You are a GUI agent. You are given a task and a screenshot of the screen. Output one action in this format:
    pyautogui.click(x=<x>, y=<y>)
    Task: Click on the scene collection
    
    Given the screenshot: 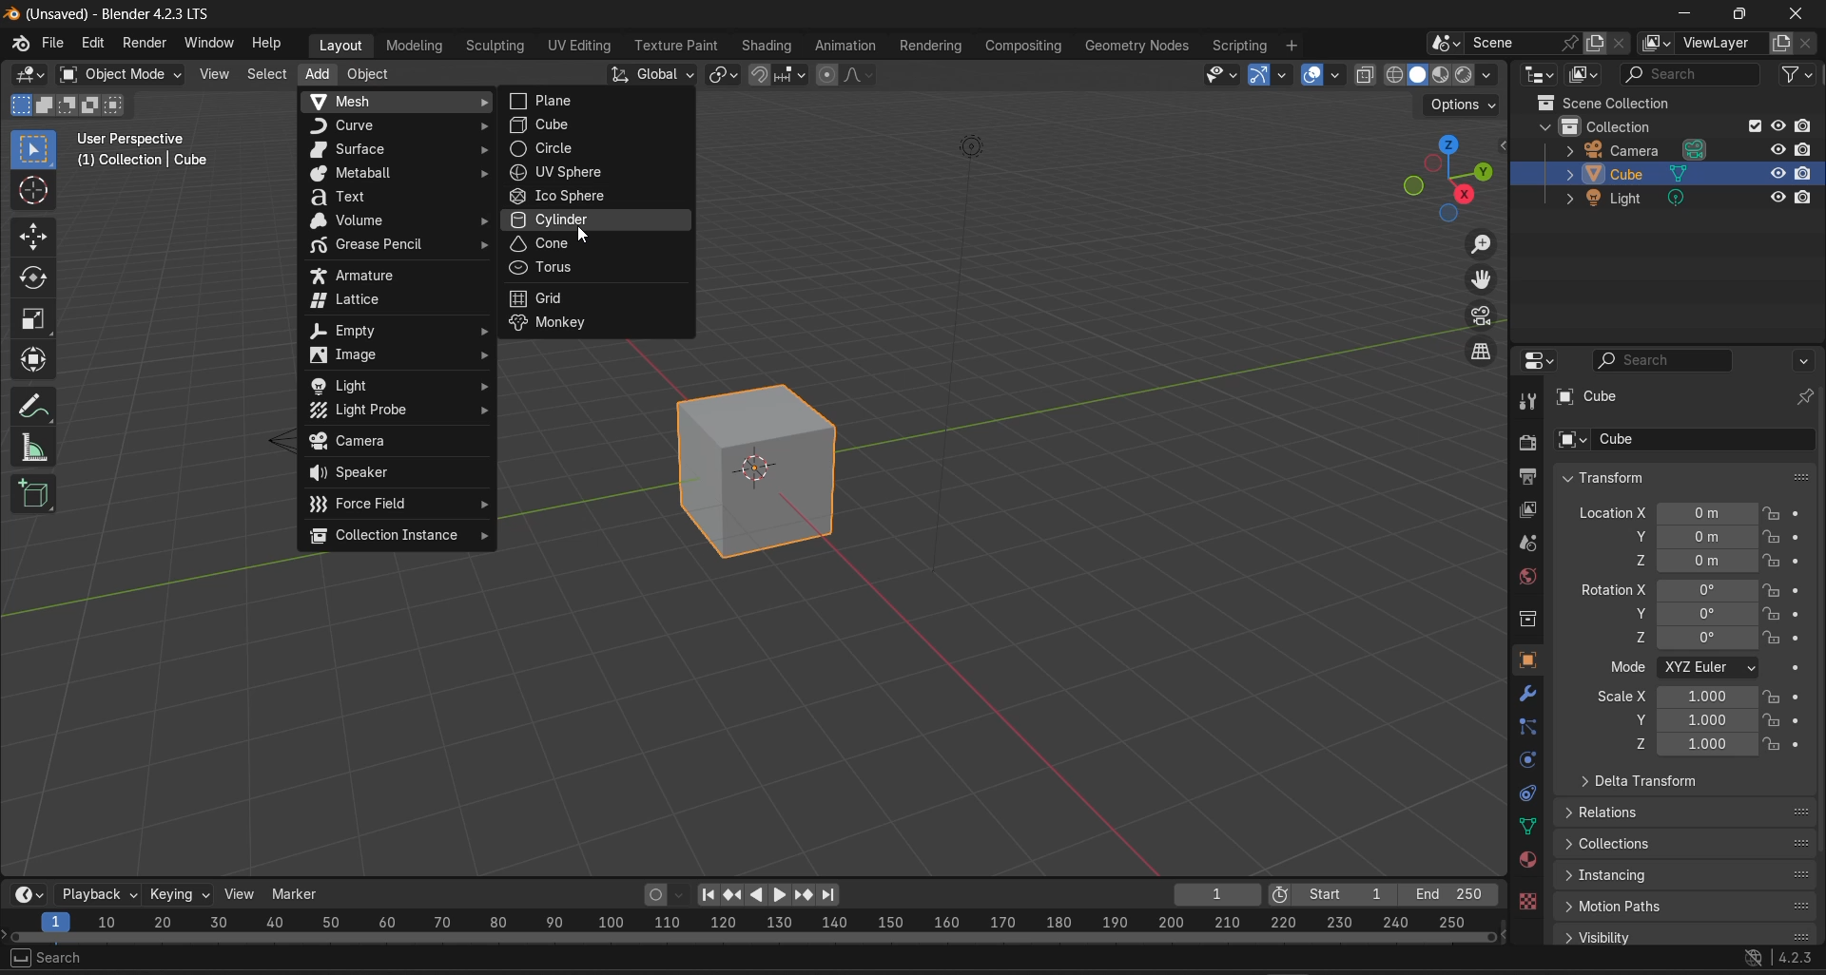 What is the action you would take?
    pyautogui.click(x=1604, y=102)
    